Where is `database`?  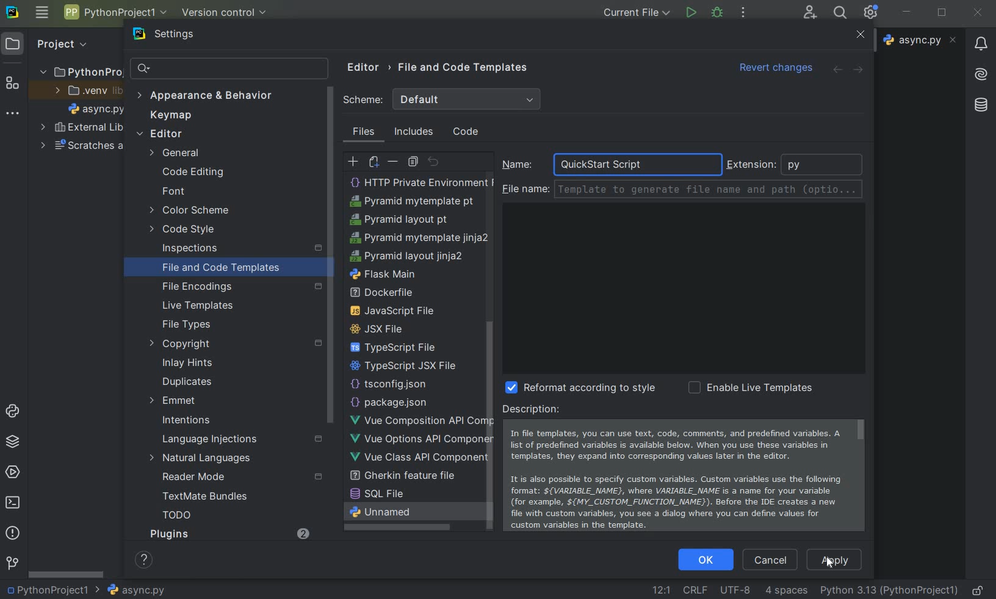 database is located at coordinates (981, 109).